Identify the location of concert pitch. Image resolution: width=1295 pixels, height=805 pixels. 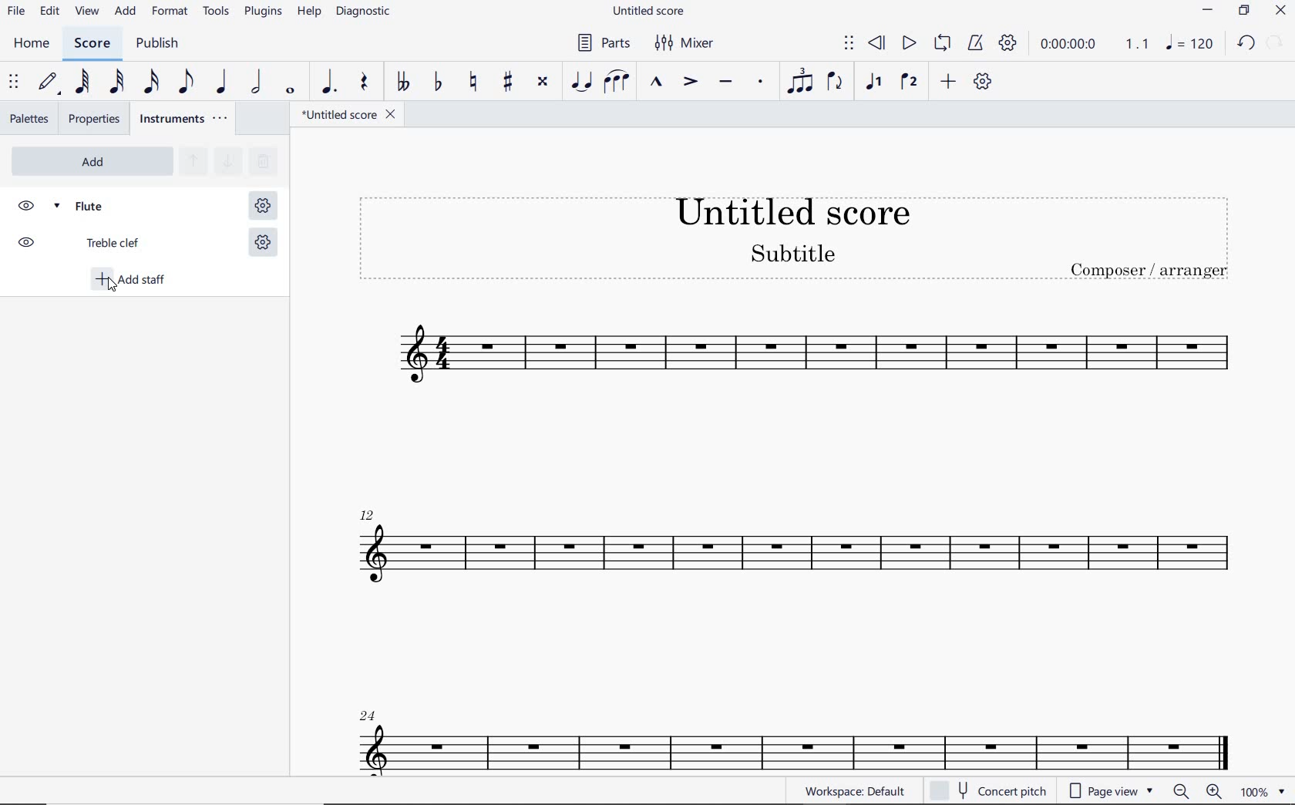
(991, 790).